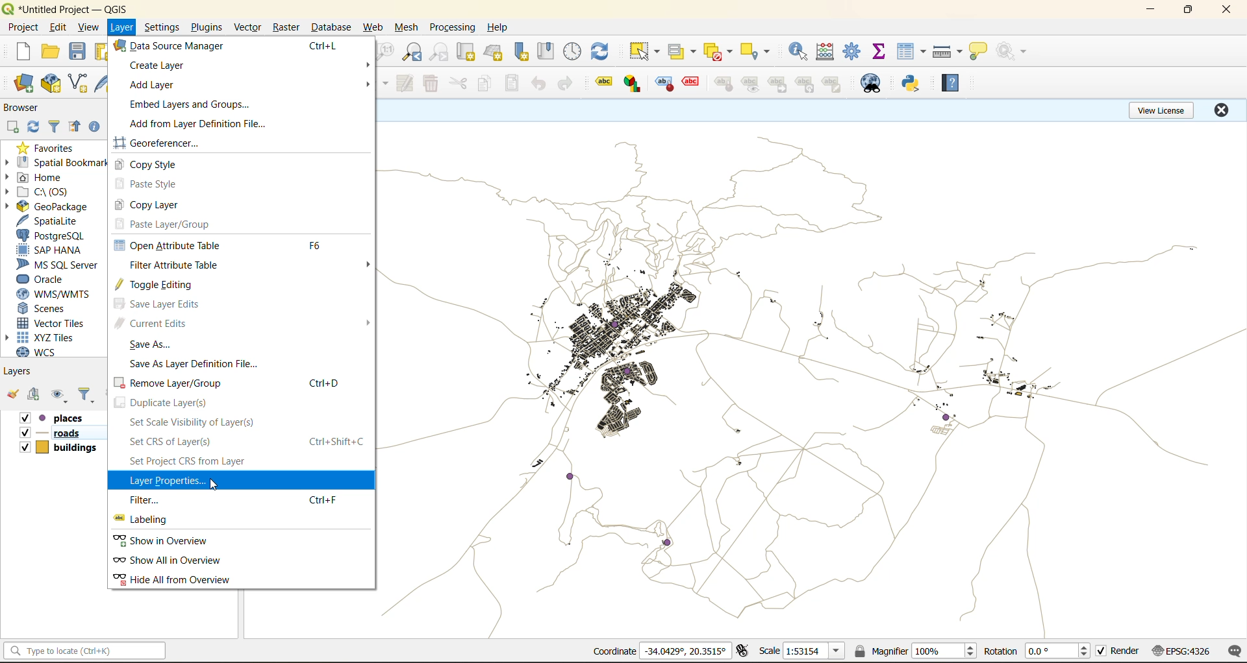 The width and height of the screenshot is (1247, 663). Describe the element at coordinates (253, 265) in the screenshot. I see `filter attribute table` at that location.